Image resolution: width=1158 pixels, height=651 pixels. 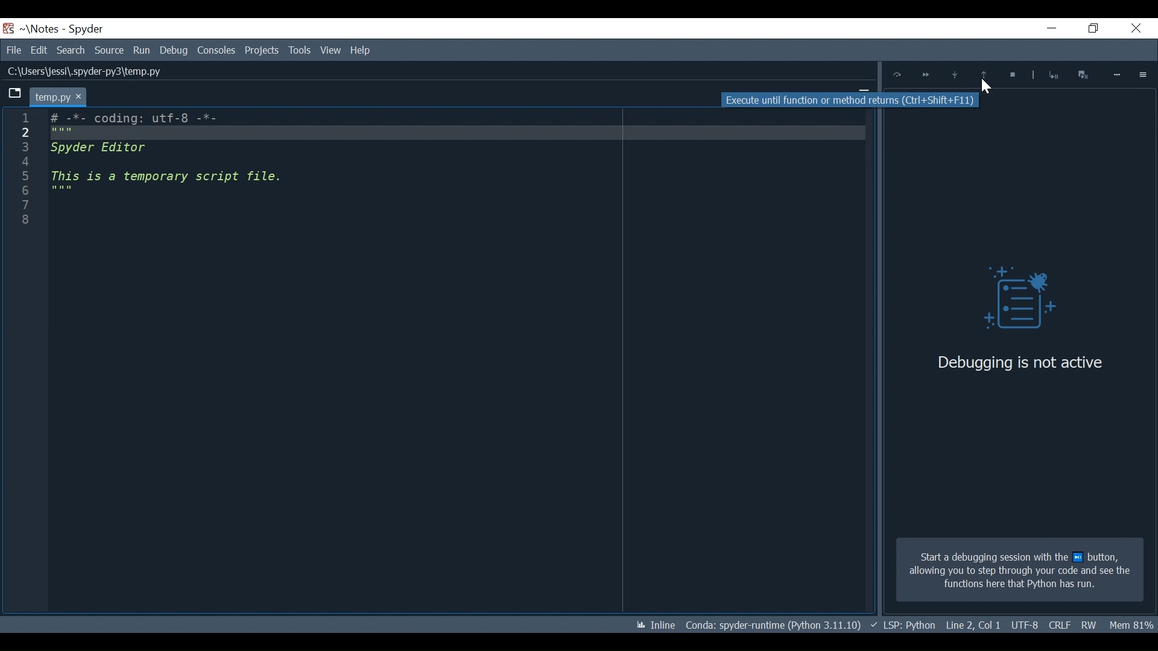 What do you see at coordinates (985, 87) in the screenshot?
I see `Cursor ` at bounding box center [985, 87].